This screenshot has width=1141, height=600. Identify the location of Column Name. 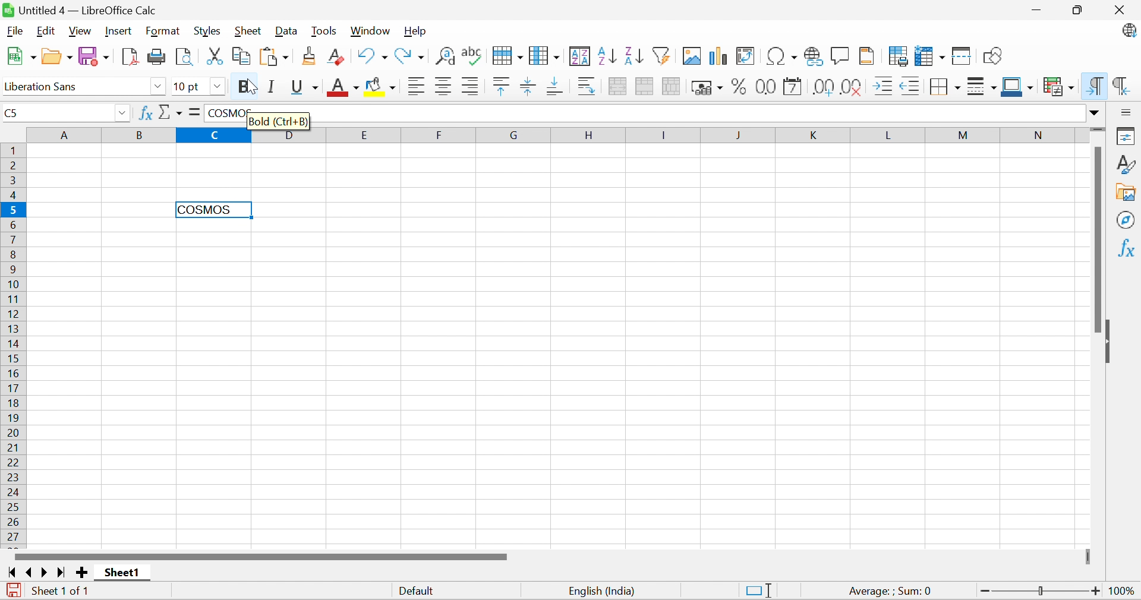
(544, 135).